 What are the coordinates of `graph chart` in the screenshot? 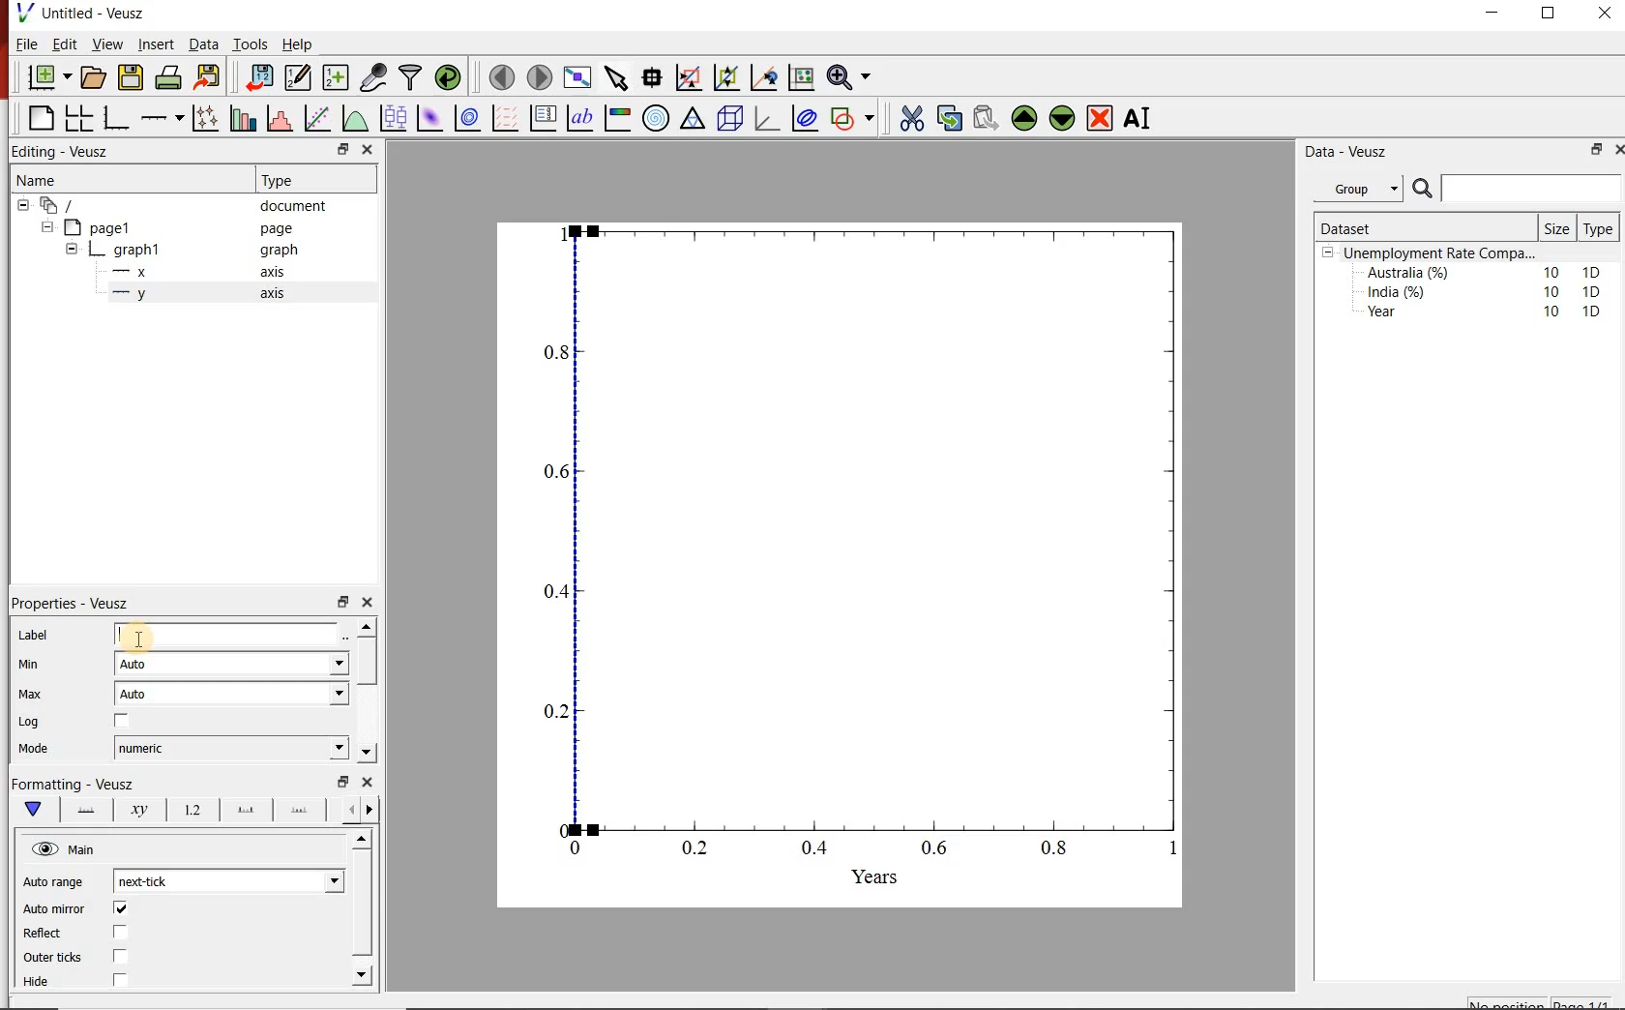 It's located at (842, 565).